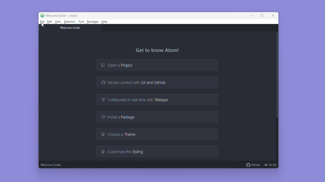  I want to click on Git (0), so click(270, 165).